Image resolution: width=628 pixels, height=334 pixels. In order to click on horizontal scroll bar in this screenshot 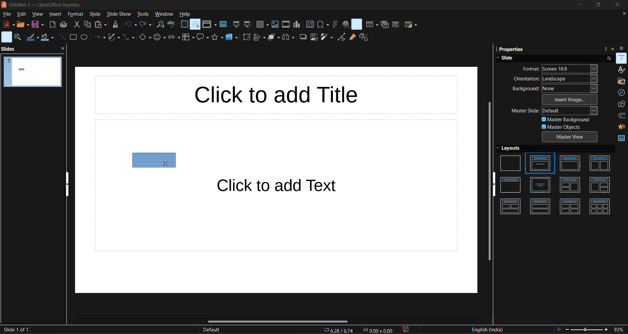, I will do `click(278, 321)`.